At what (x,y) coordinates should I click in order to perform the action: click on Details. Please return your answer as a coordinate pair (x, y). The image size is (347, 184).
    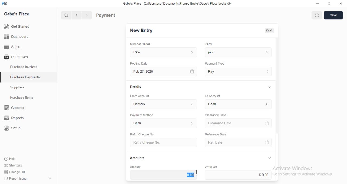
    Looking at the image, I should click on (135, 87).